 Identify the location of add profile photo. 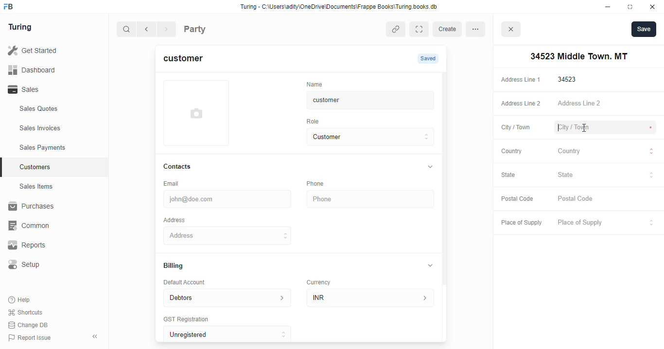
(196, 113).